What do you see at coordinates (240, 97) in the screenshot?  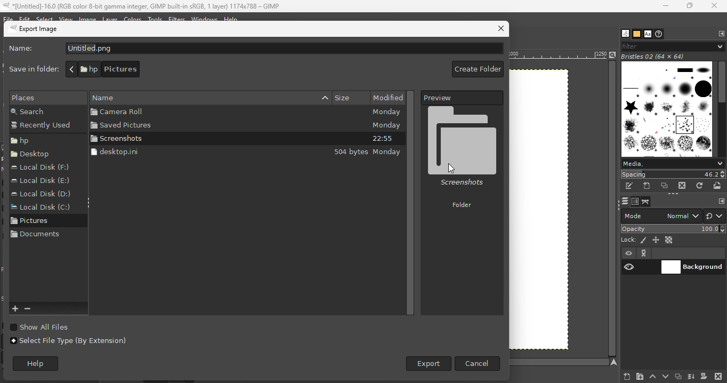 I see `Name` at bounding box center [240, 97].